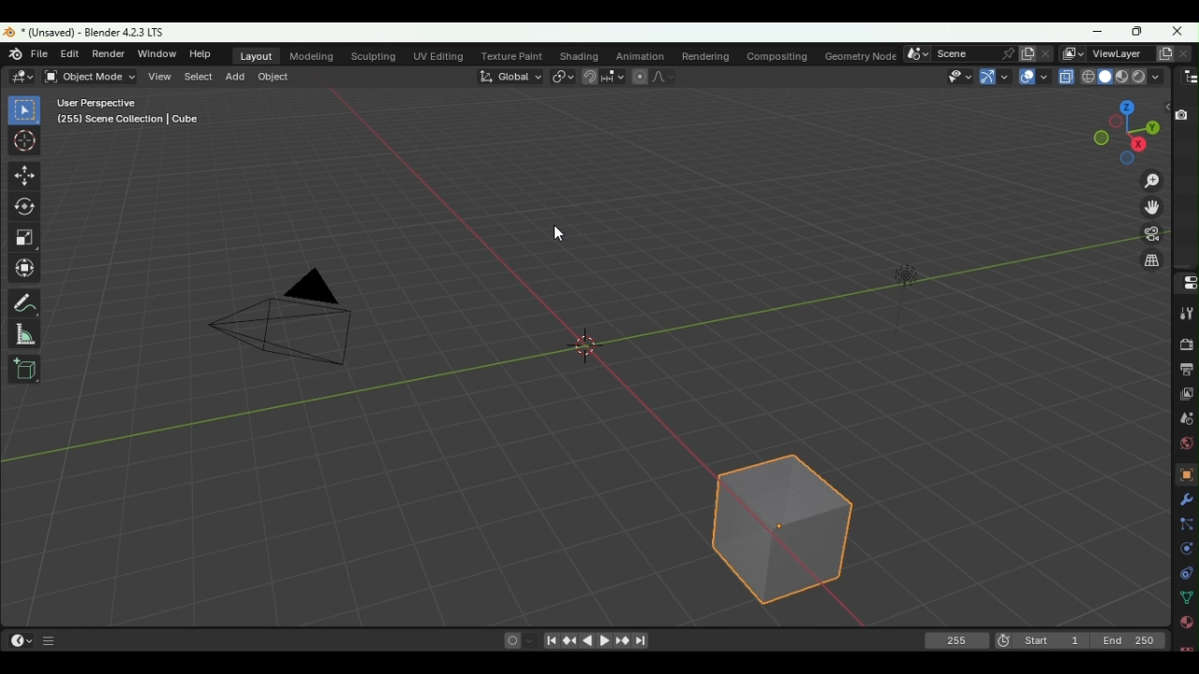 The width and height of the screenshot is (1199, 674). I want to click on Viewport shading: Material preview, so click(1122, 77).